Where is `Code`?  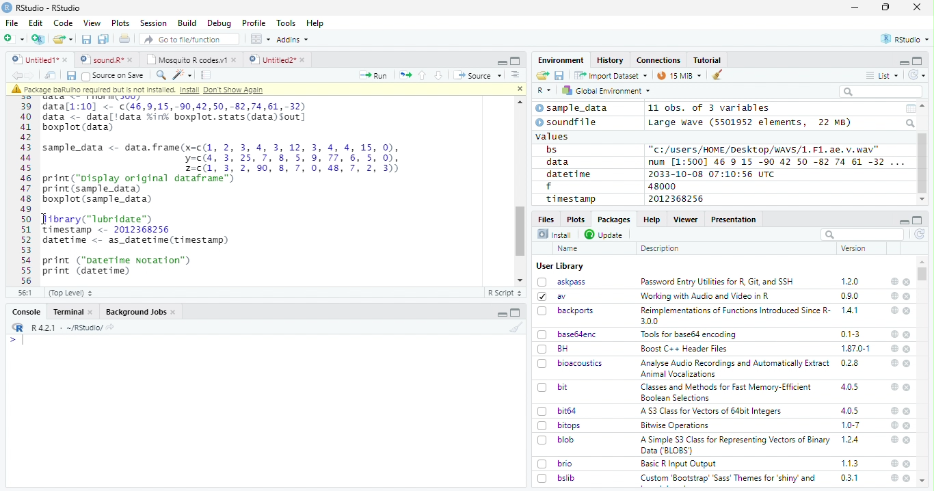
Code is located at coordinates (62, 23).